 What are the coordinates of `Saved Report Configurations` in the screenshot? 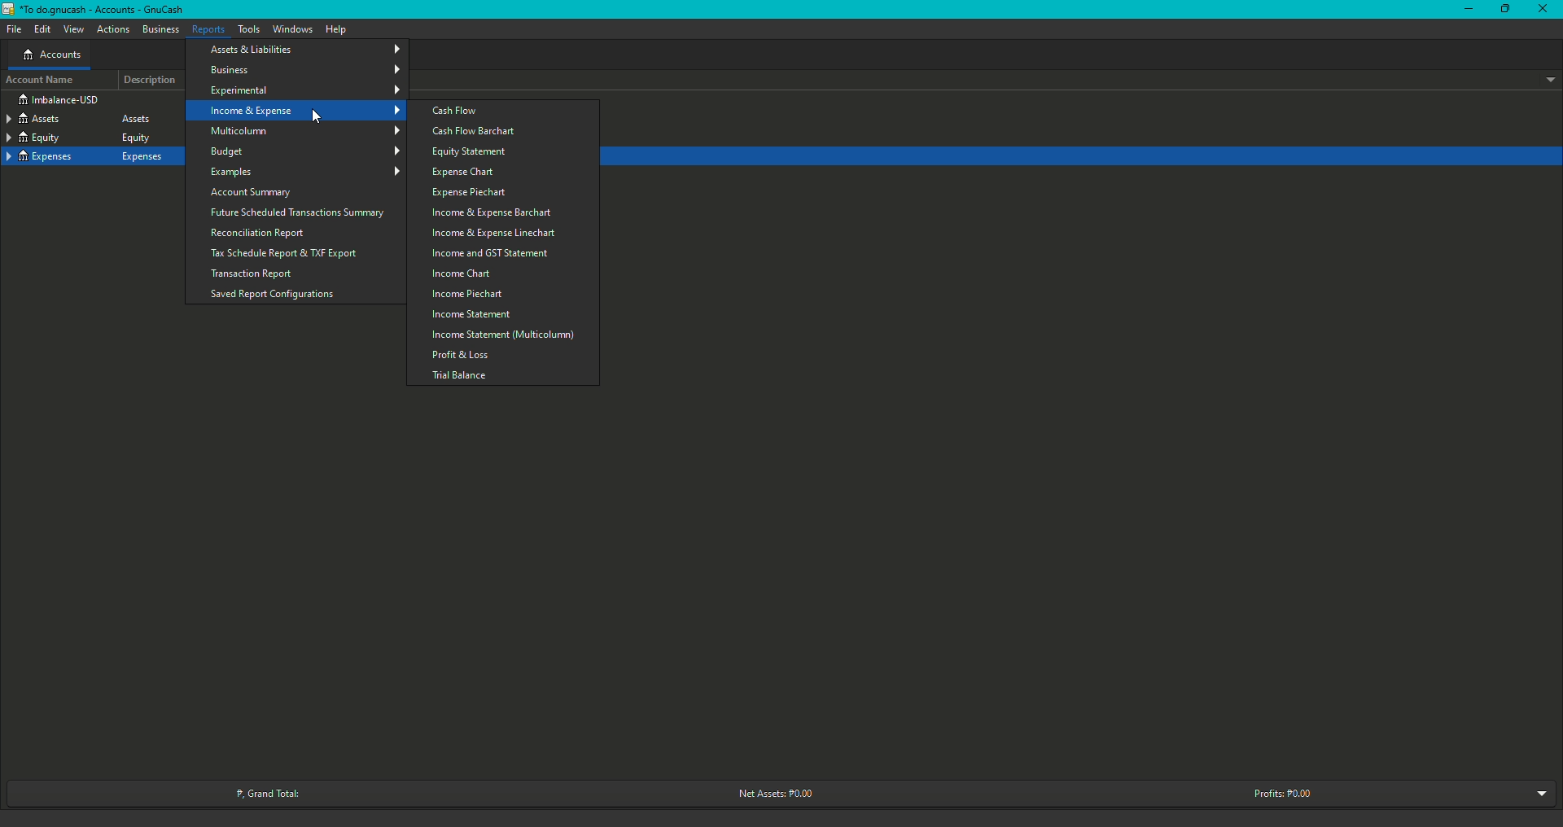 It's located at (274, 292).